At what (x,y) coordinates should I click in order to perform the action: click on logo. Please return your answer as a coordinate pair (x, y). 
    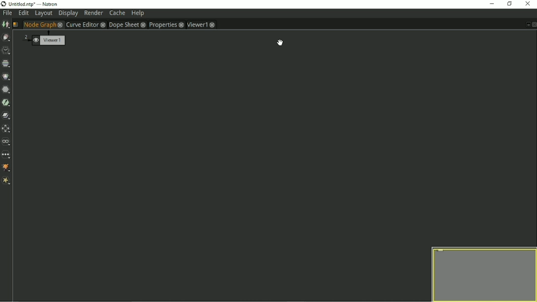
    Looking at the image, I should click on (3, 4).